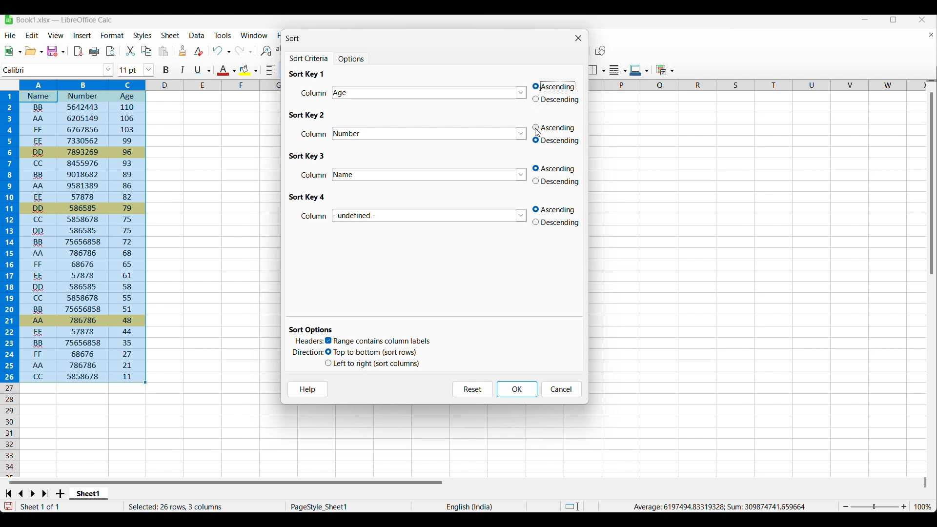  Describe the element at coordinates (468, 506) in the screenshot. I see `Current language` at that location.